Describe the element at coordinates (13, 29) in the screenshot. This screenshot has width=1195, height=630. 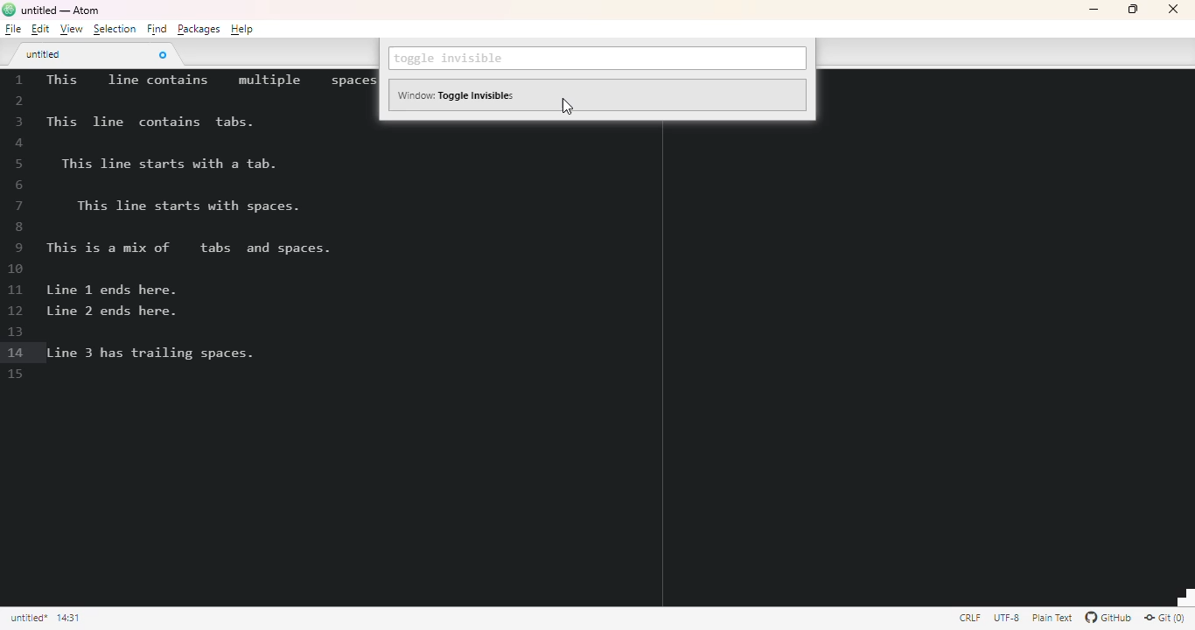
I see `file` at that location.